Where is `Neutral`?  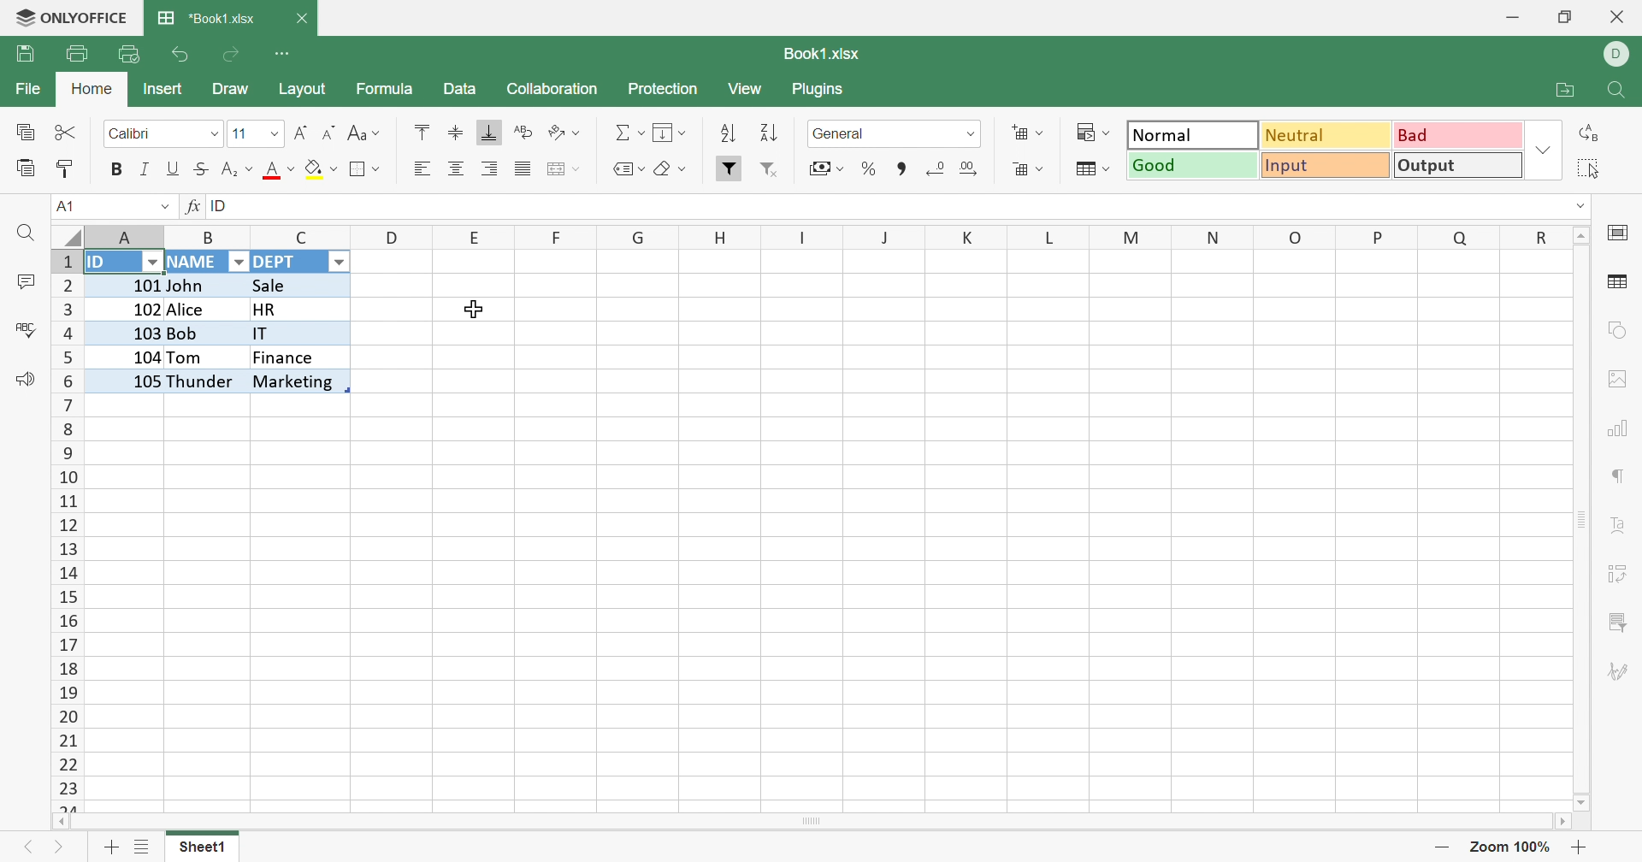
Neutral is located at coordinates (1327, 134).